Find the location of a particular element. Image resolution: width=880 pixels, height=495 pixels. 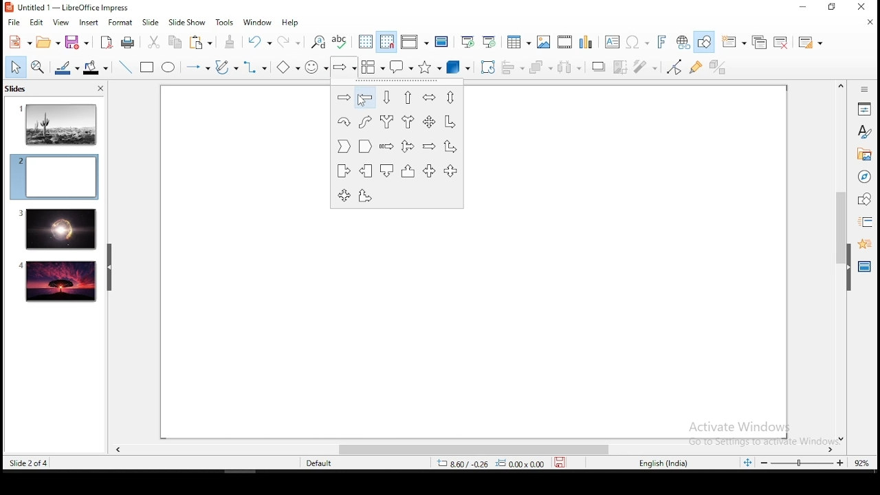

open is located at coordinates (47, 43).